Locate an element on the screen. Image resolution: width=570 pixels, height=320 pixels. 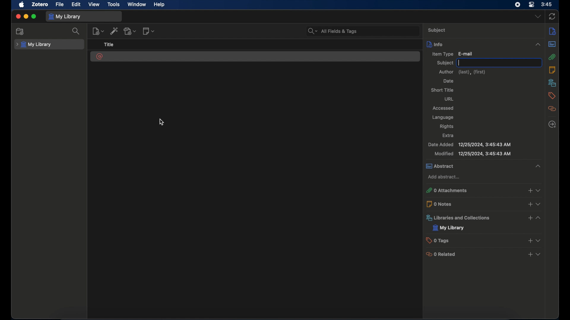
title is located at coordinates (109, 45).